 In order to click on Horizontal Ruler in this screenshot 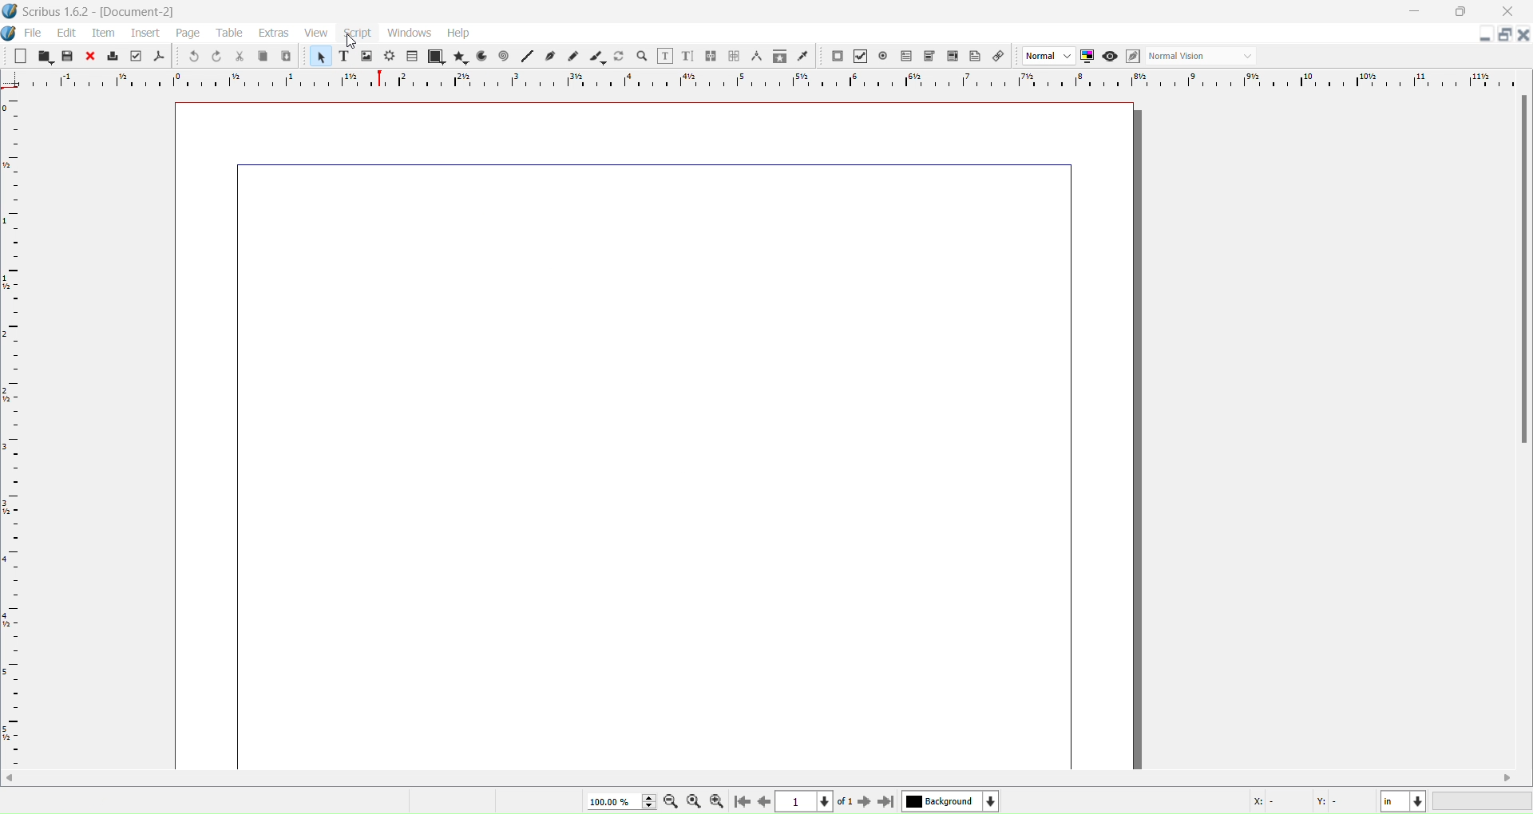, I will do `click(773, 78)`.